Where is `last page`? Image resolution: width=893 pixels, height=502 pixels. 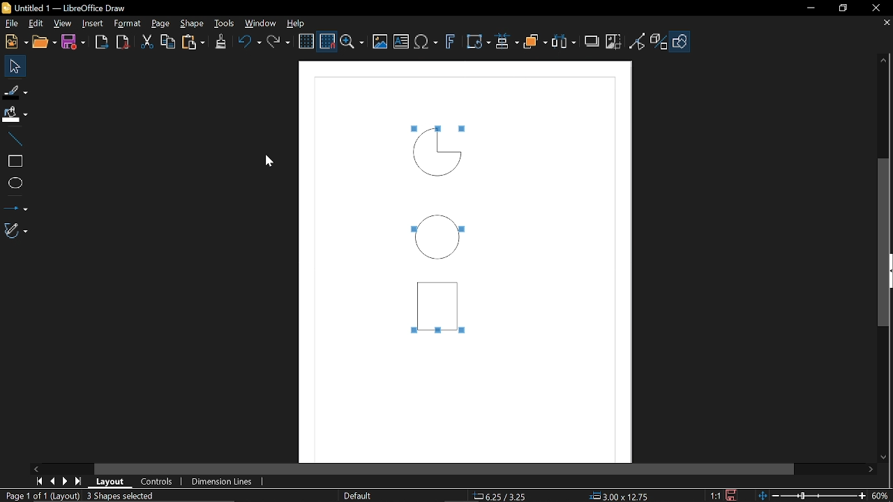
last page is located at coordinates (80, 481).